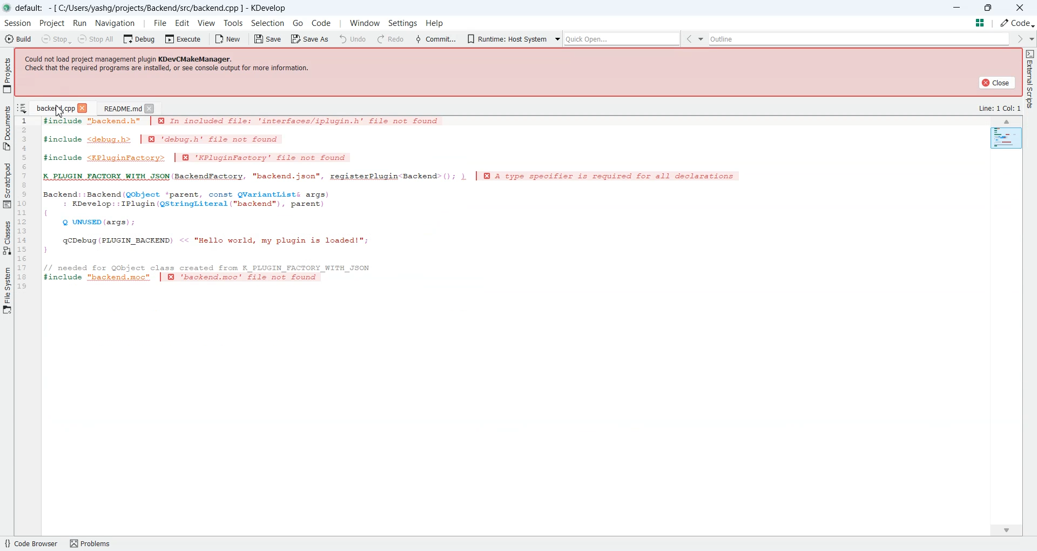 The height and width of the screenshot is (551, 1037). Describe the element at coordinates (54, 106) in the screenshot. I see `backend file selected` at that location.